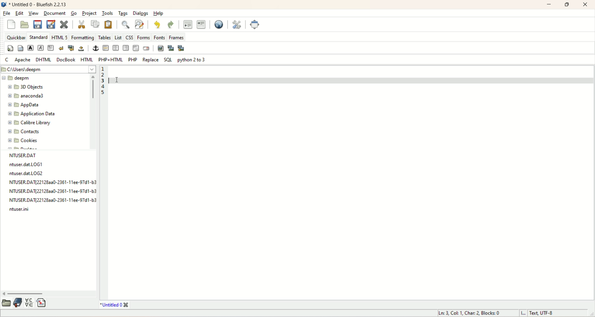 This screenshot has height=317, width=595. Describe the element at coordinates (139, 25) in the screenshot. I see `advance find and replace` at that location.